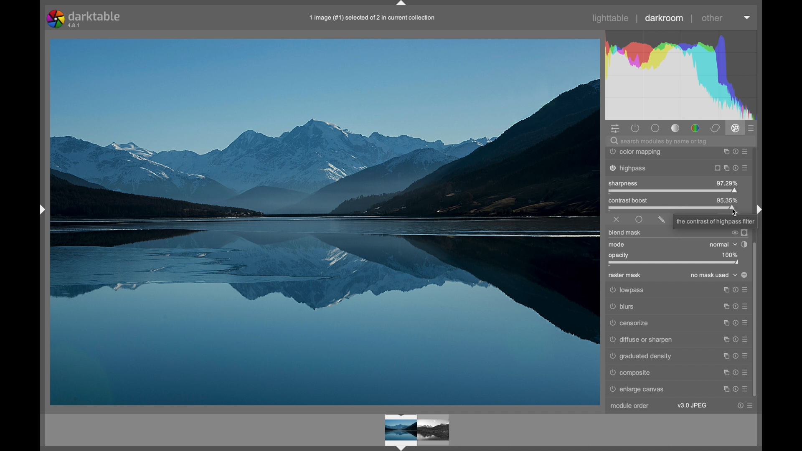 This screenshot has height=451, width=802. Describe the element at coordinates (643, 200) in the screenshot. I see `contrast boost` at that location.